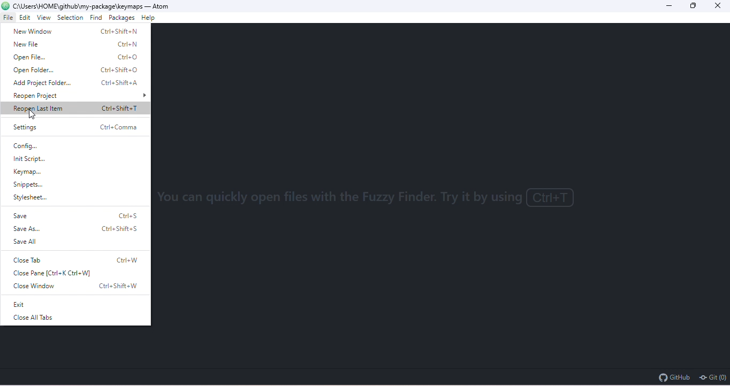 Image resolution: width=730 pixels, height=386 pixels. Describe the element at coordinates (40, 303) in the screenshot. I see `exit` at that location.